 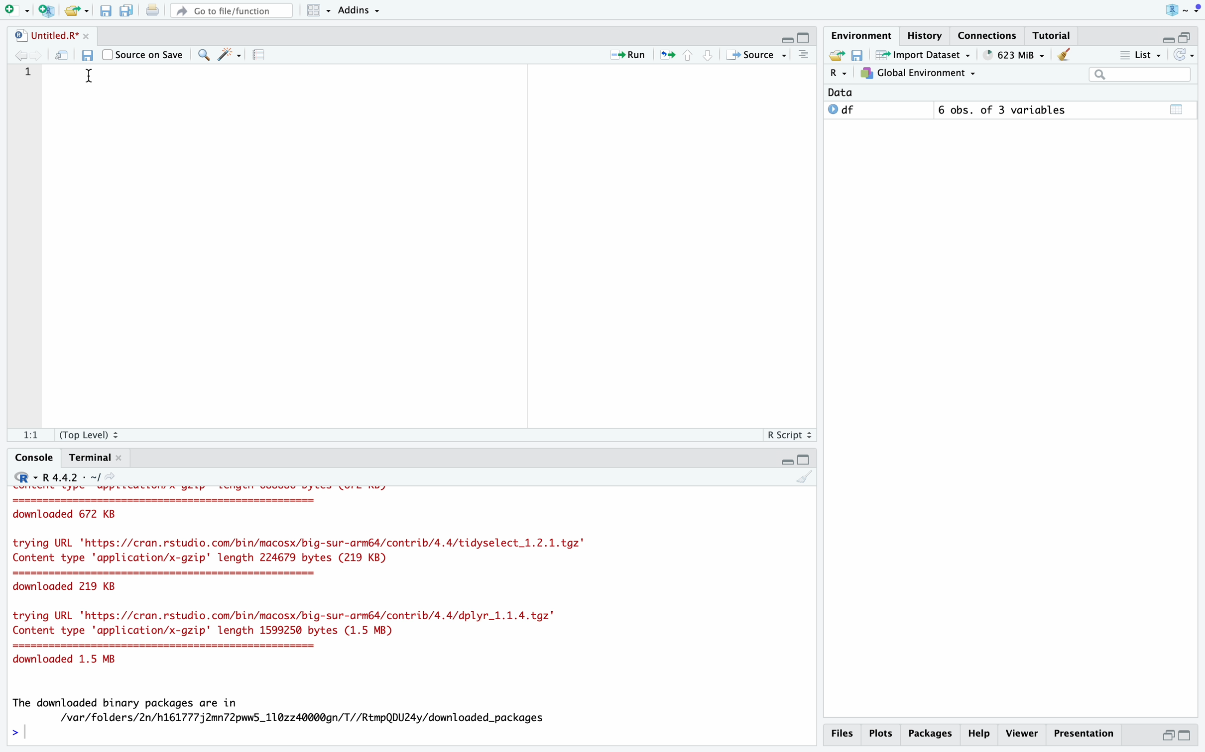 I want to click on Line Numbers, so click(x=25, y=82).